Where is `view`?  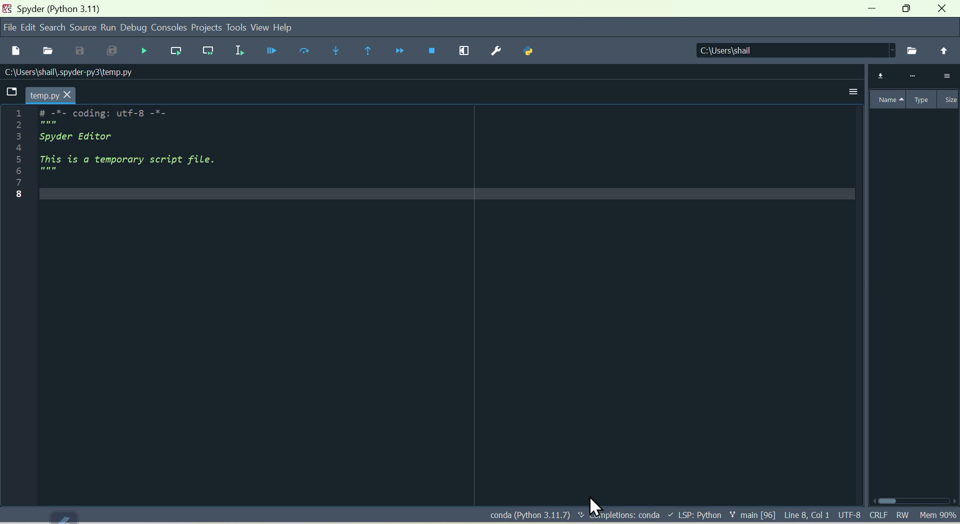 view is located at coordinates (261, 27).